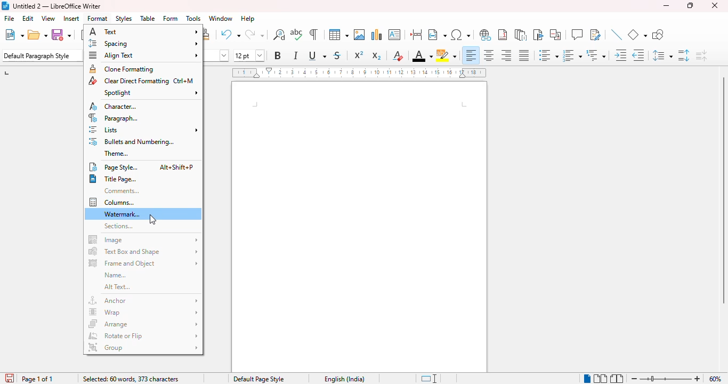 This screenshot has width=728, height=384. What do you see at coordinates (143, 251) in the screenshot?
I see `text box and shape` at bounding box center [143, 251].